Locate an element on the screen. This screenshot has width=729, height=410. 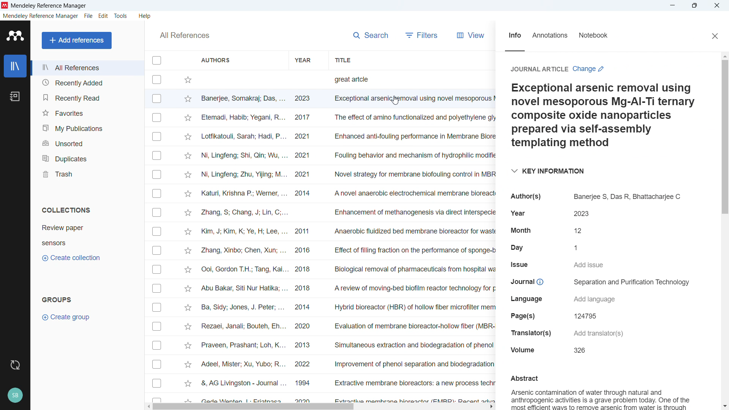
Key information  is located at coordinates (546, 170).